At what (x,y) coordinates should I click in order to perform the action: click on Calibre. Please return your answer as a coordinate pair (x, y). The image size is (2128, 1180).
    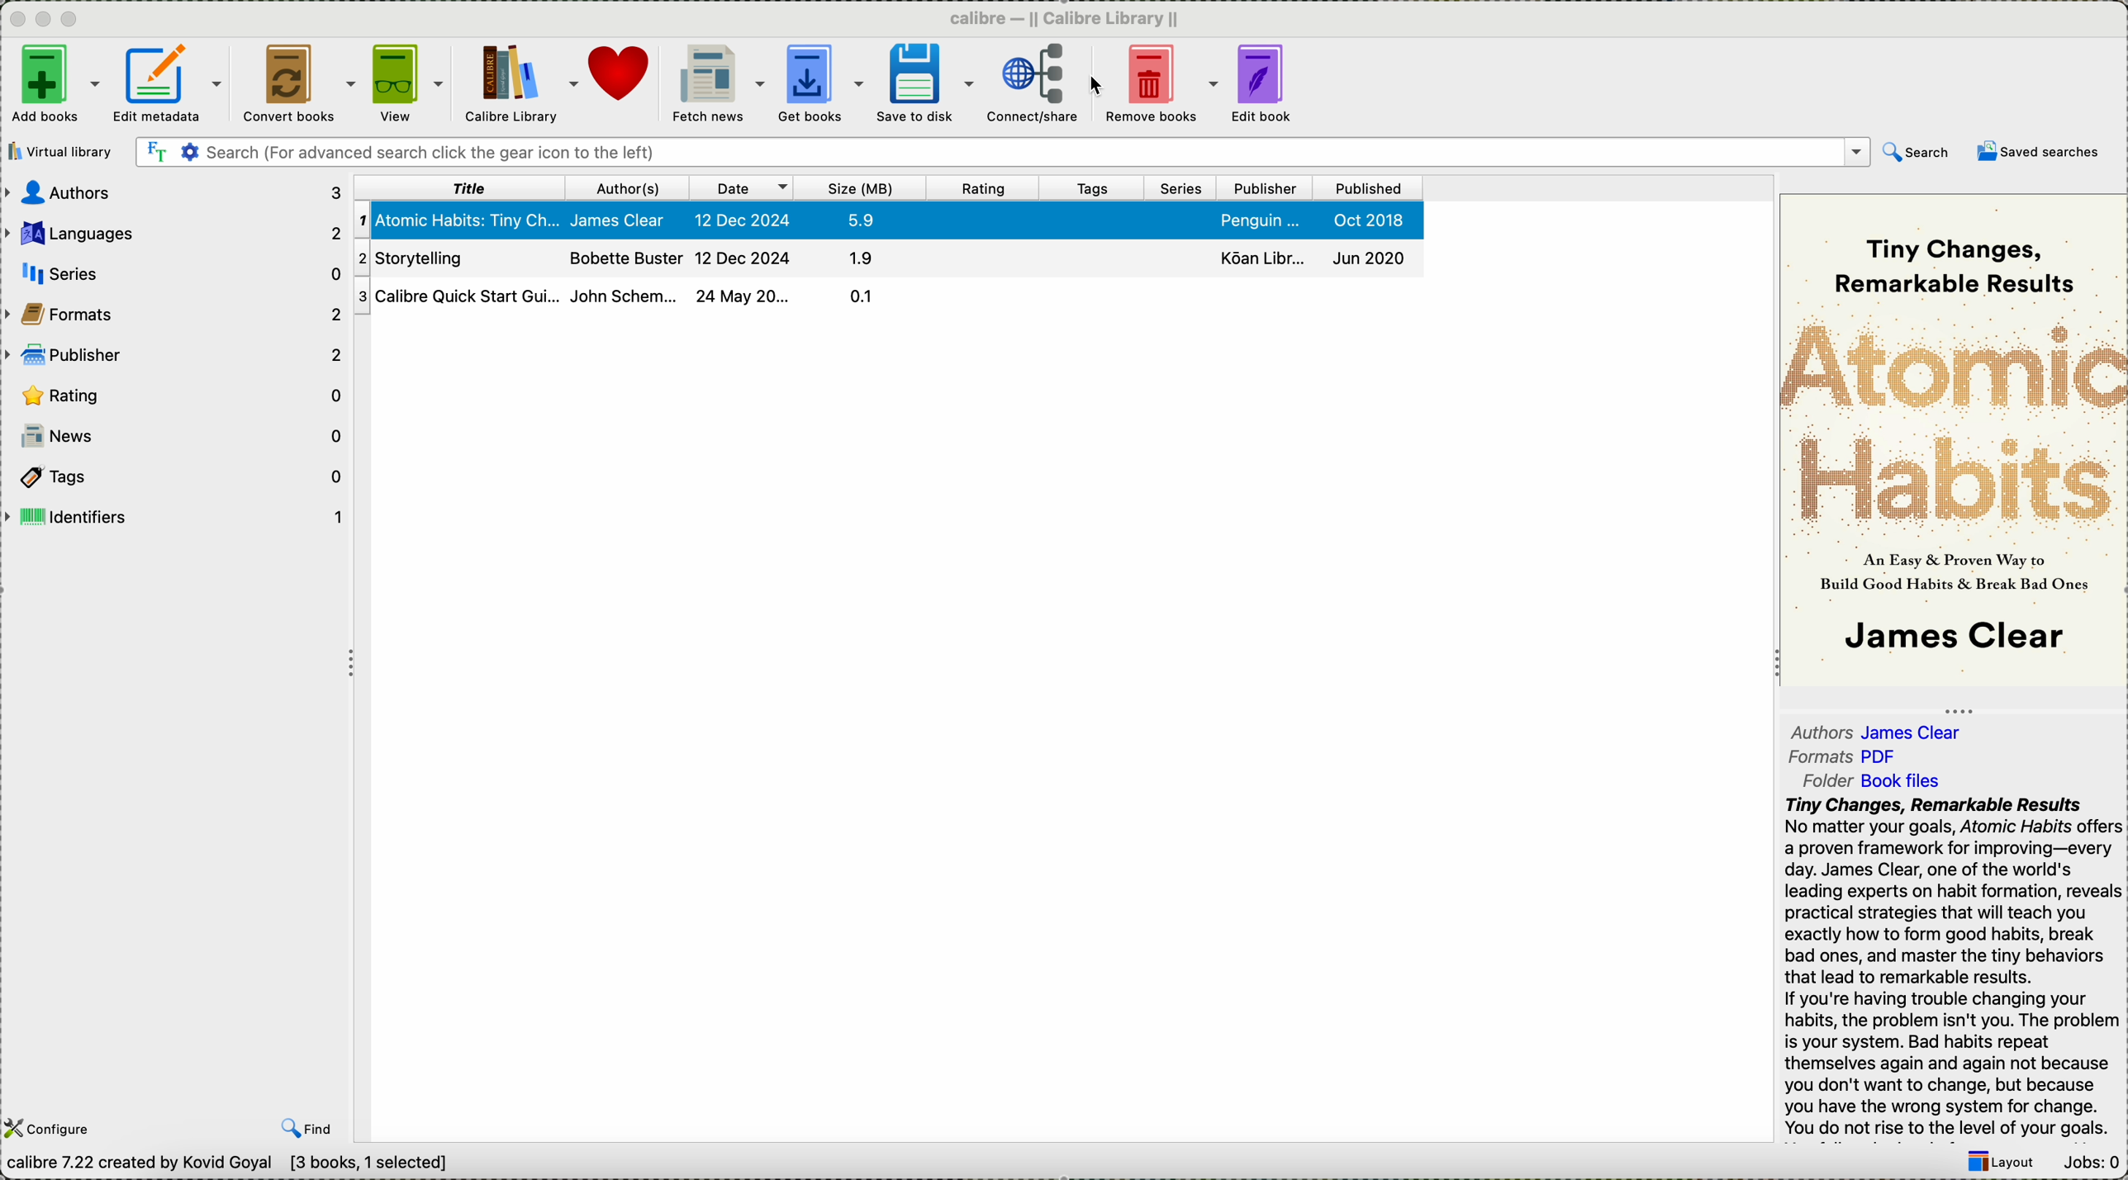
    Looking at the image, I should click on (1071, 17).